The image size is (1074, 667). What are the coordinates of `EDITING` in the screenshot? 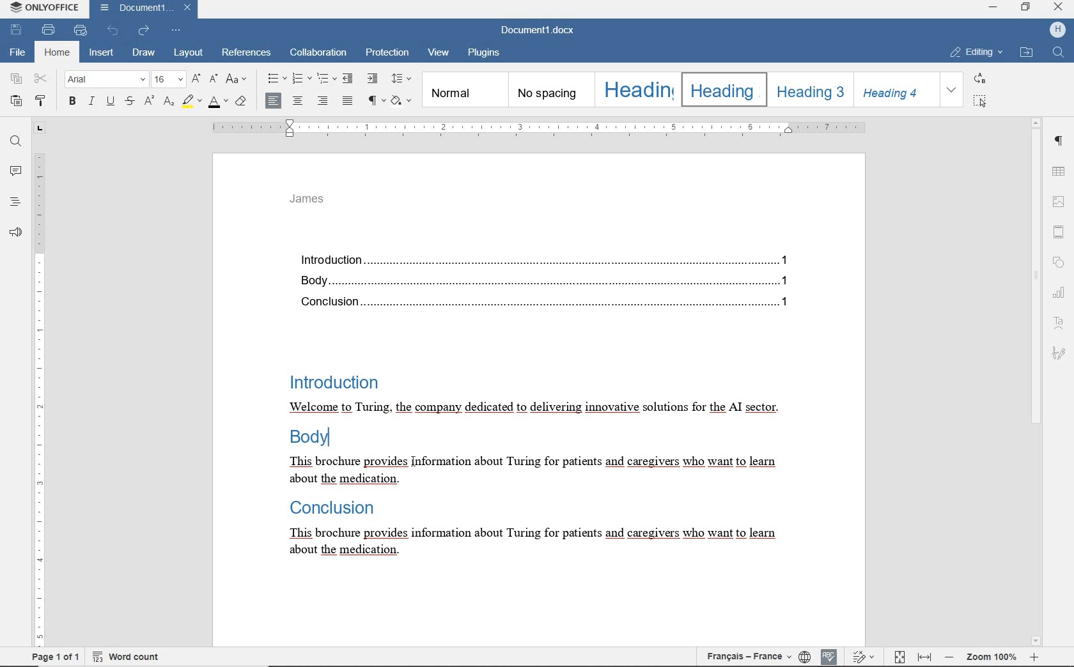 It's located at (974, 53).